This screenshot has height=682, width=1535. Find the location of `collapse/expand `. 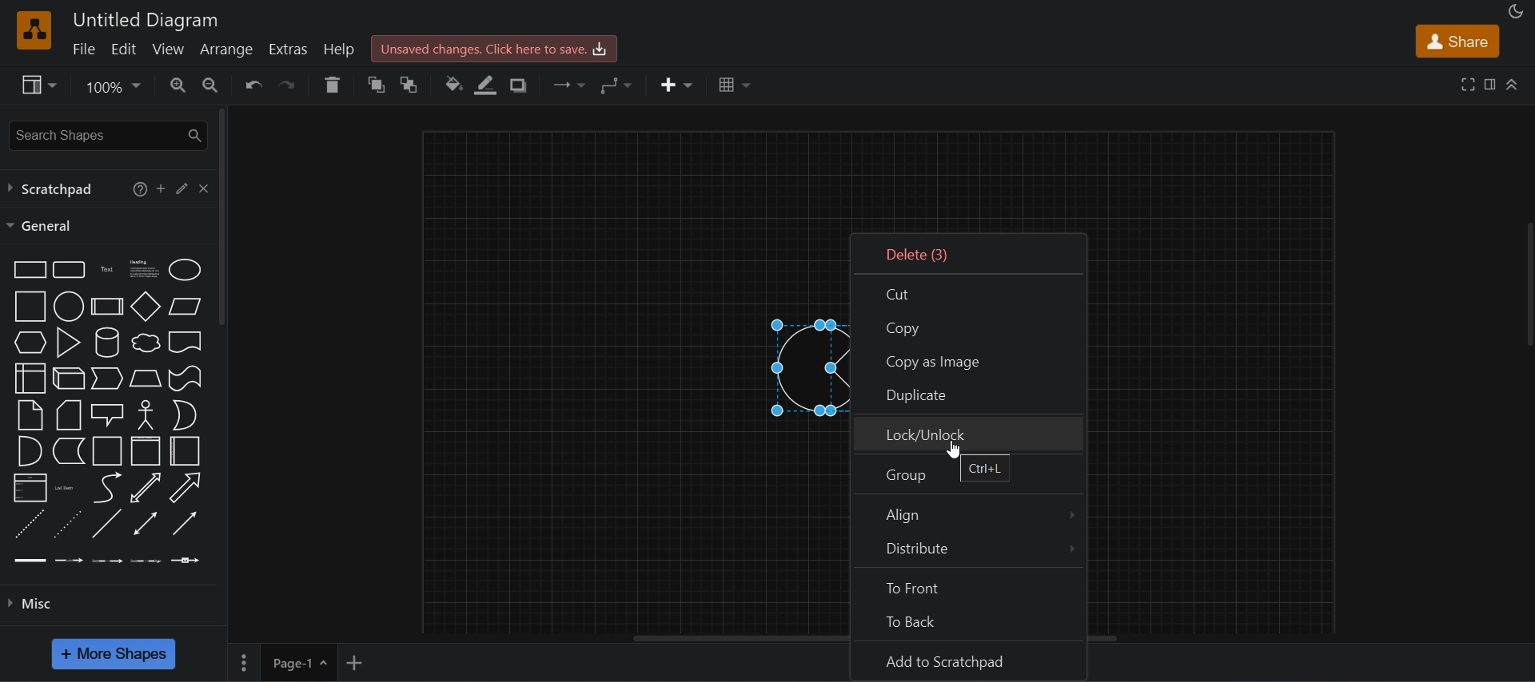

collapse/expand  is located at coordinates (1513, 83).